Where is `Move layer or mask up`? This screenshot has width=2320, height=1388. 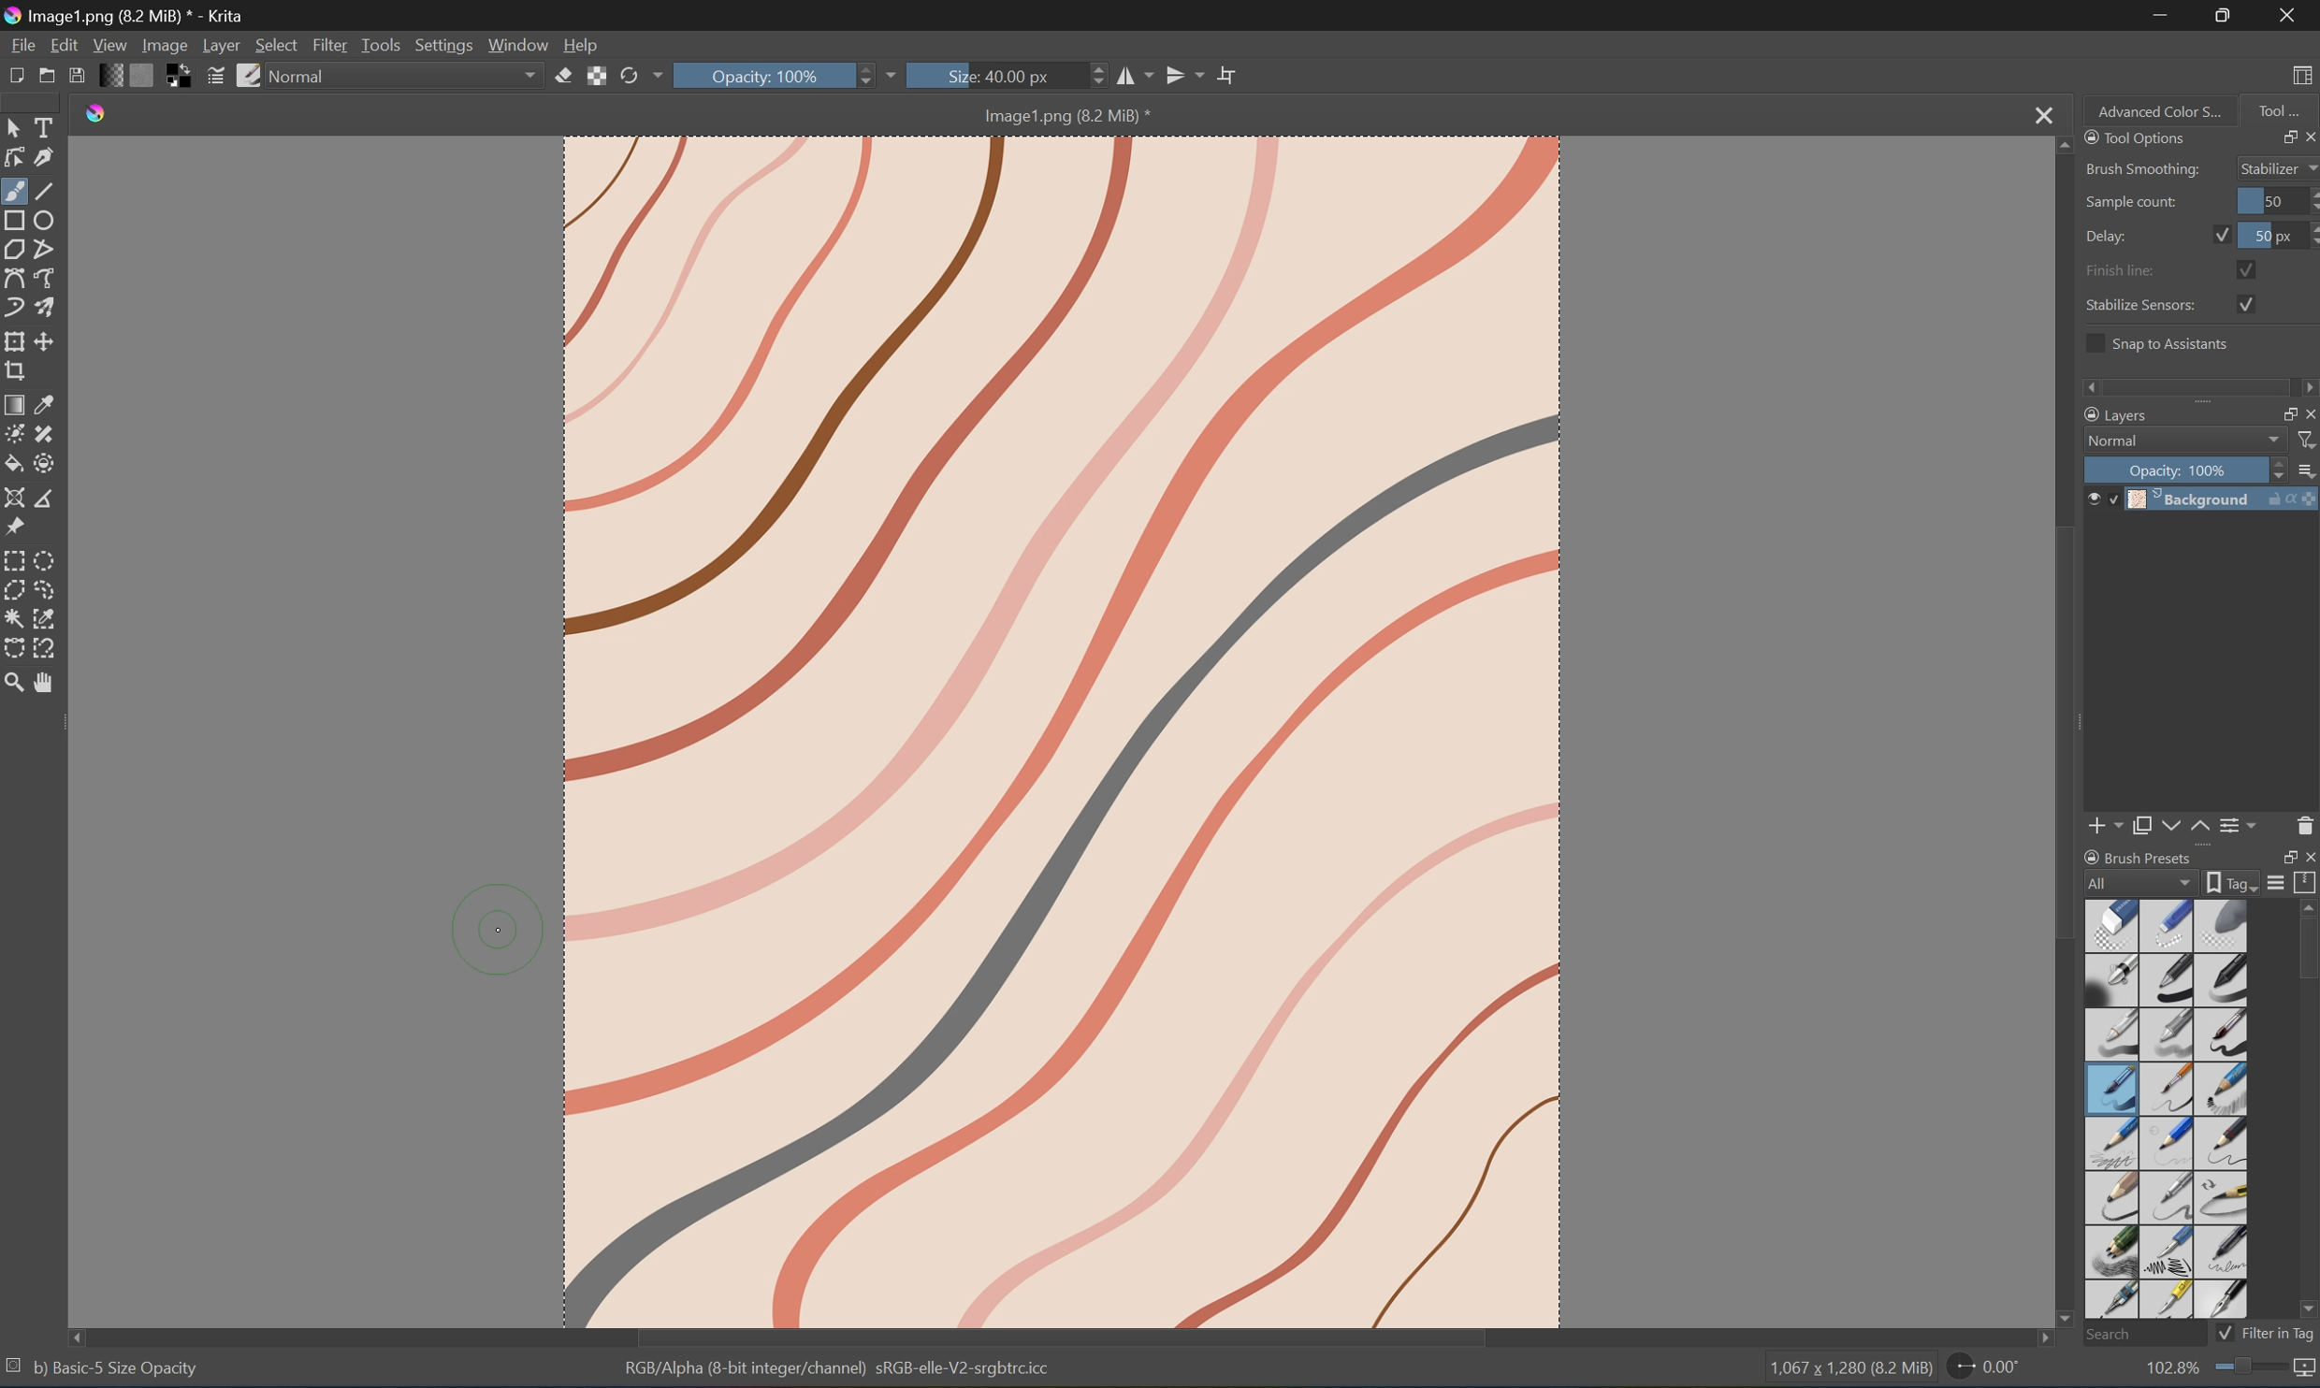 Move layer or mask up is located at coordinates (2200, 827).